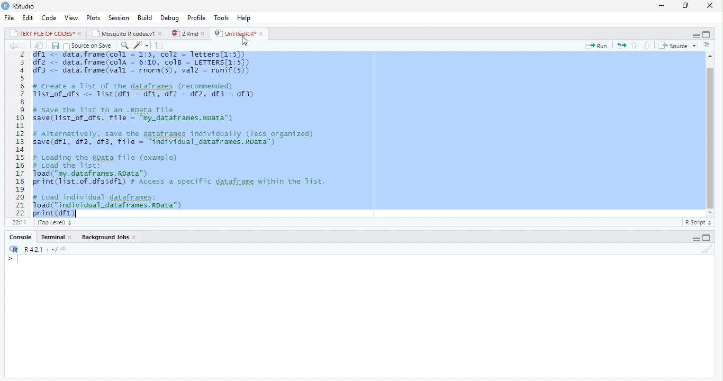 This screenshot has height=381, width=723. I want to click on Outline, so click(707, 46).